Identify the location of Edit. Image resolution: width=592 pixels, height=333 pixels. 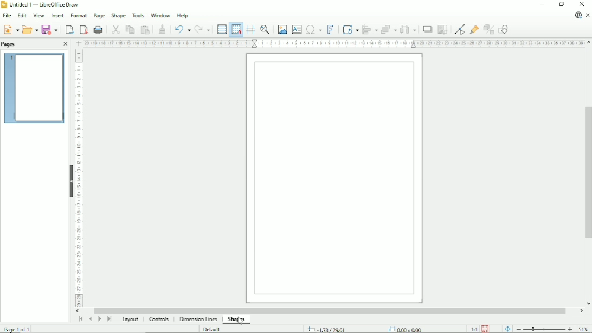
(22, 16).